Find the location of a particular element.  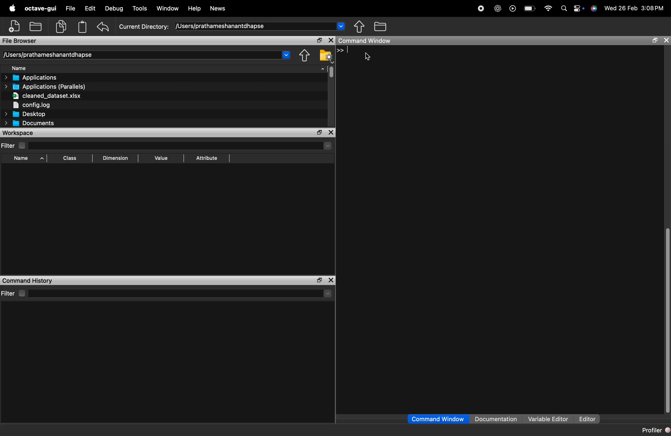

Current Directory: is located at coordinates (144, 27).